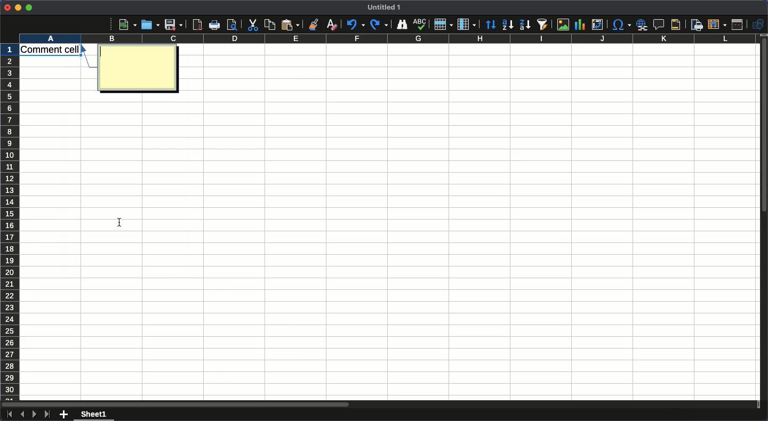 The height and width of the screenshot is (421, 768). What do you see at coordinates (214, 25) in the screenshot?
I see `Print` at bounding box center [214, 25].